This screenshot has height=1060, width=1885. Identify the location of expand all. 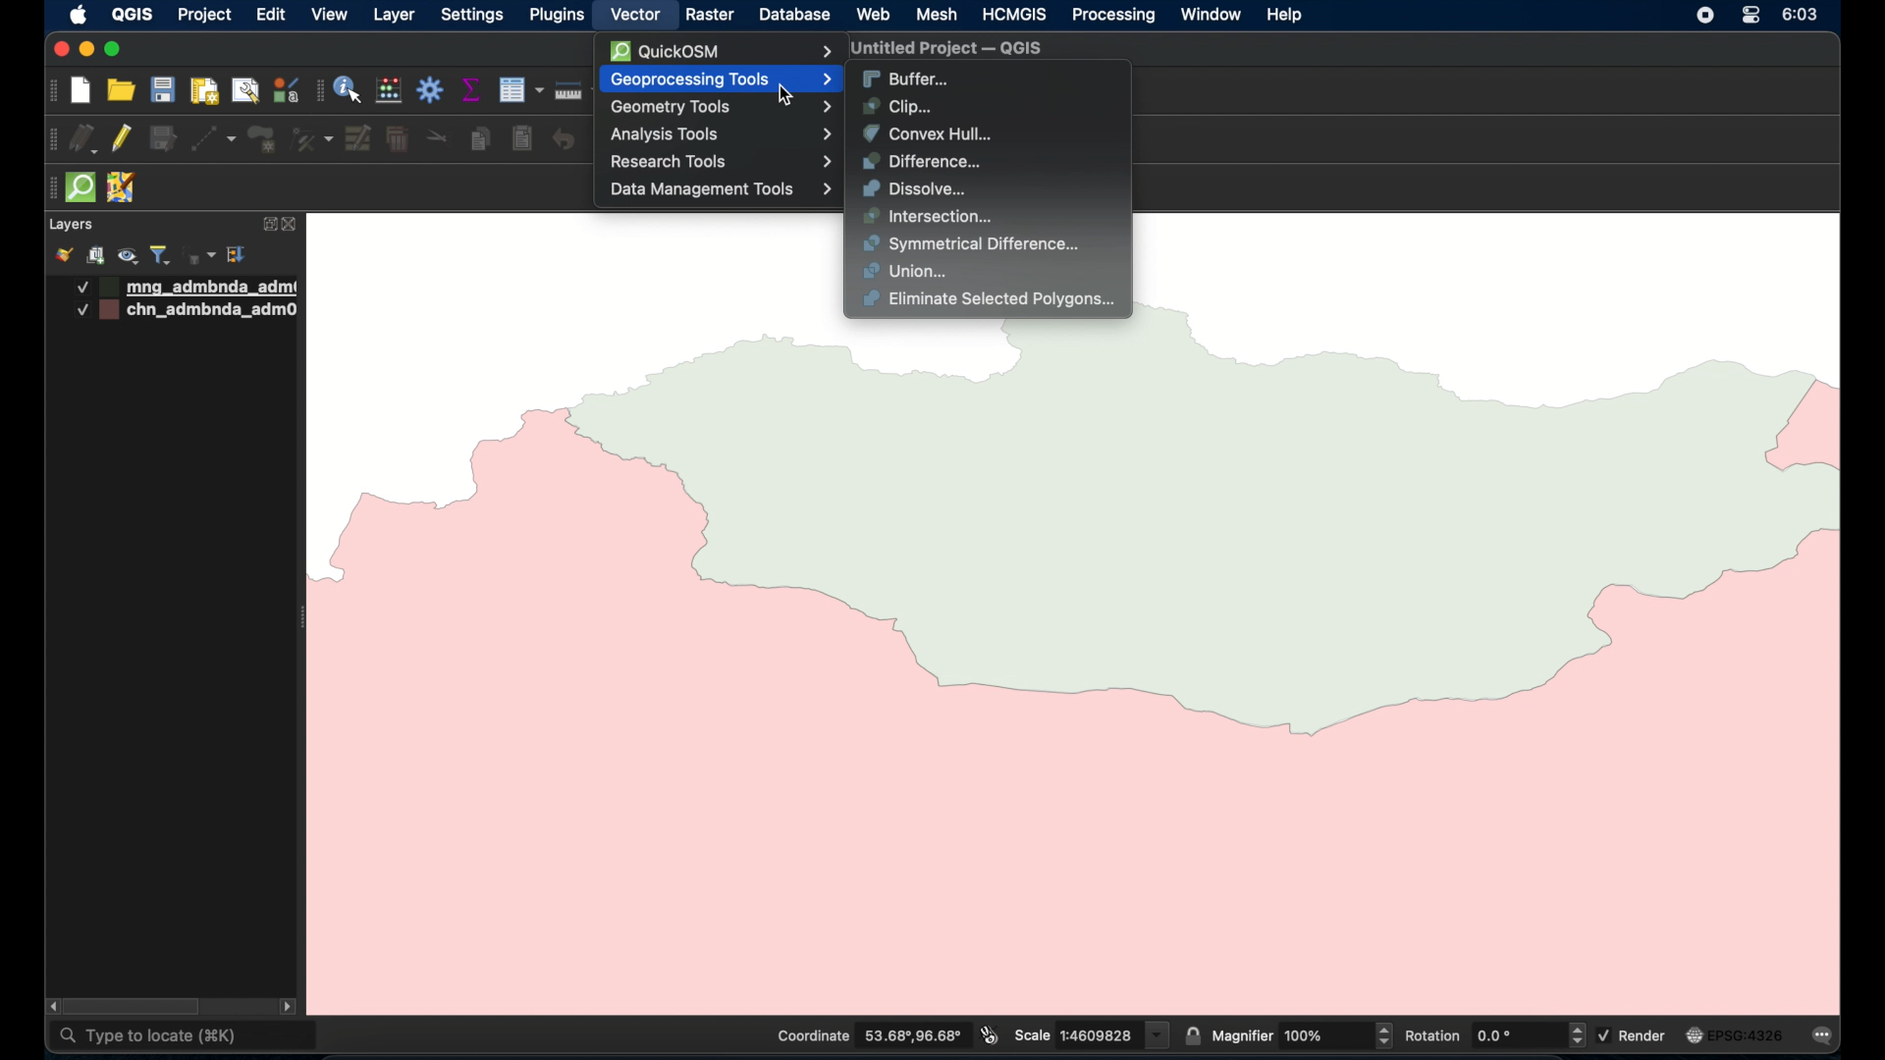
(238, 255).